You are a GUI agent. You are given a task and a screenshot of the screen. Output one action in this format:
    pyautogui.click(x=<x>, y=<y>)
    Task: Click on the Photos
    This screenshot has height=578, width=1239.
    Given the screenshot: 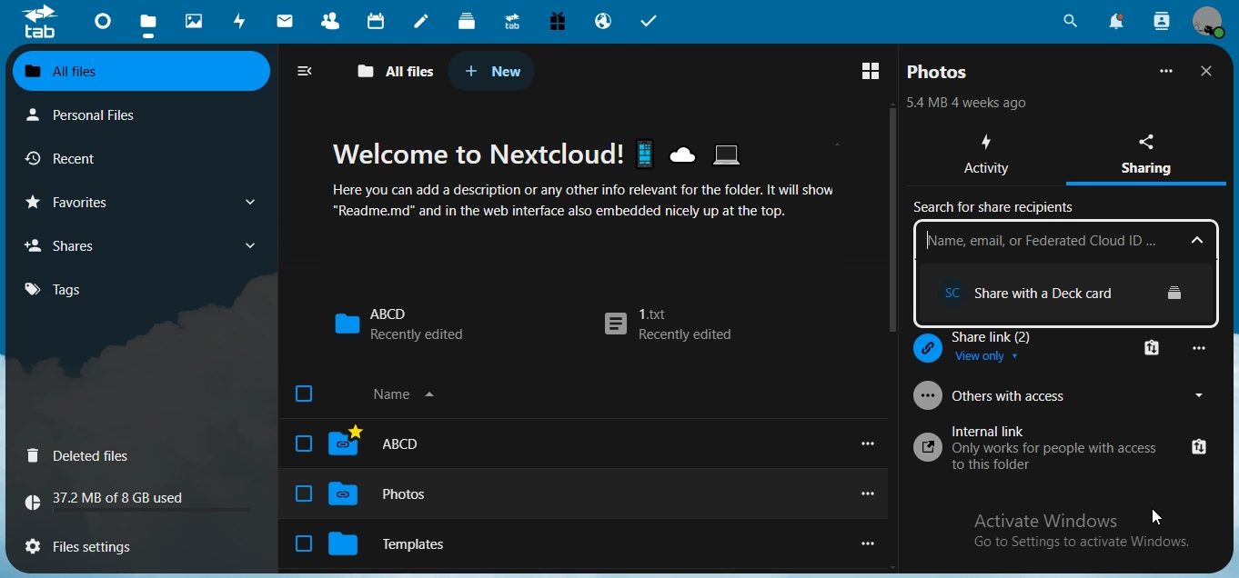 What is the action you would take?
    pyautogui.click(x=362, y=495)
    